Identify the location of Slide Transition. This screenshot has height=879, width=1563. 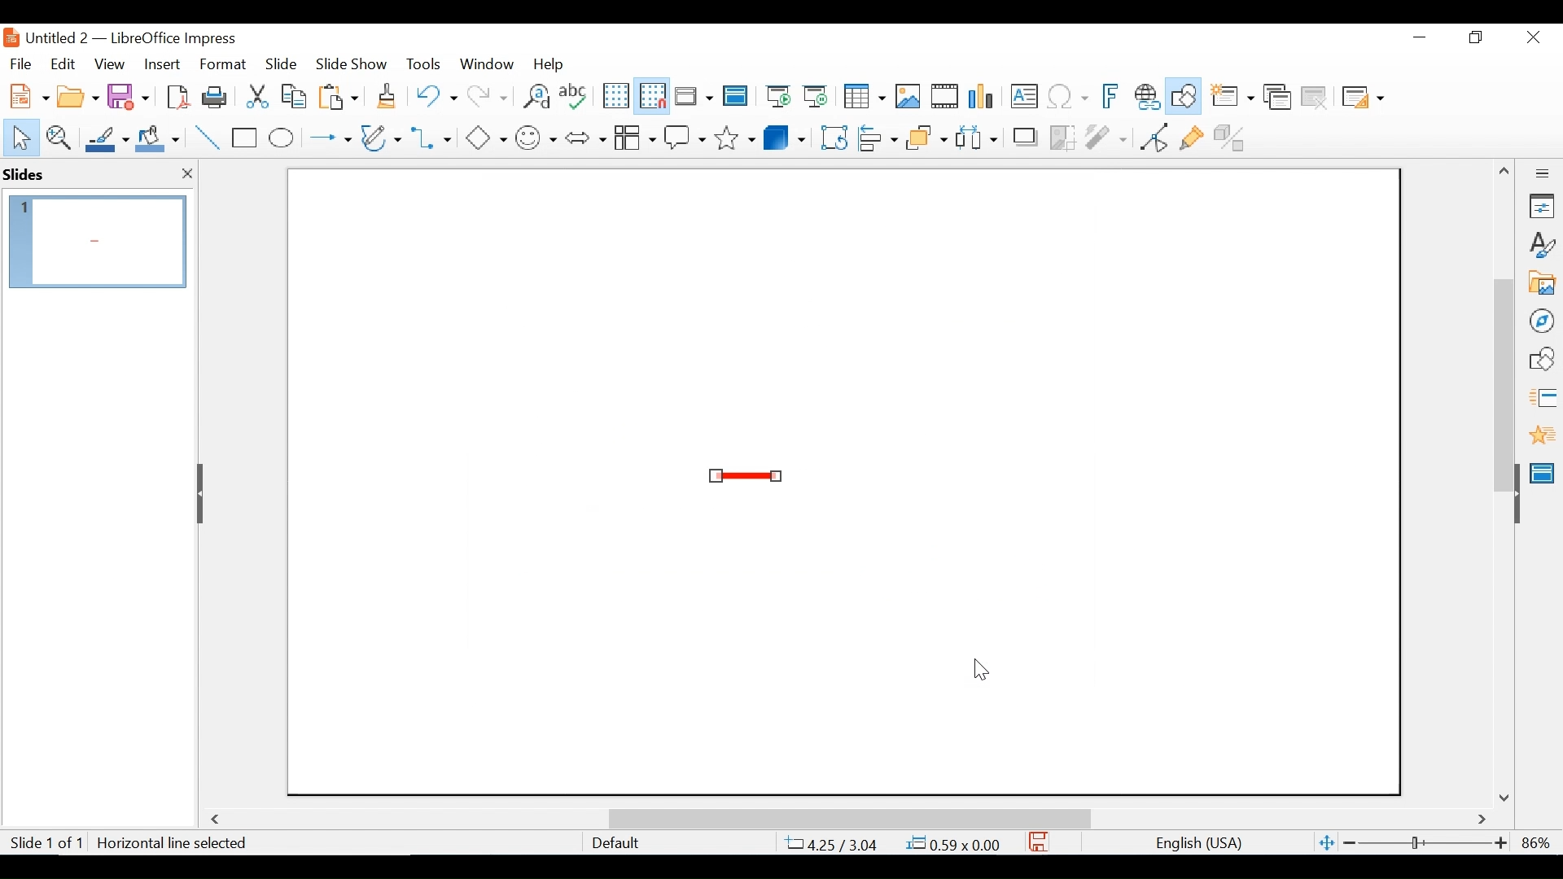
(1542, 399).